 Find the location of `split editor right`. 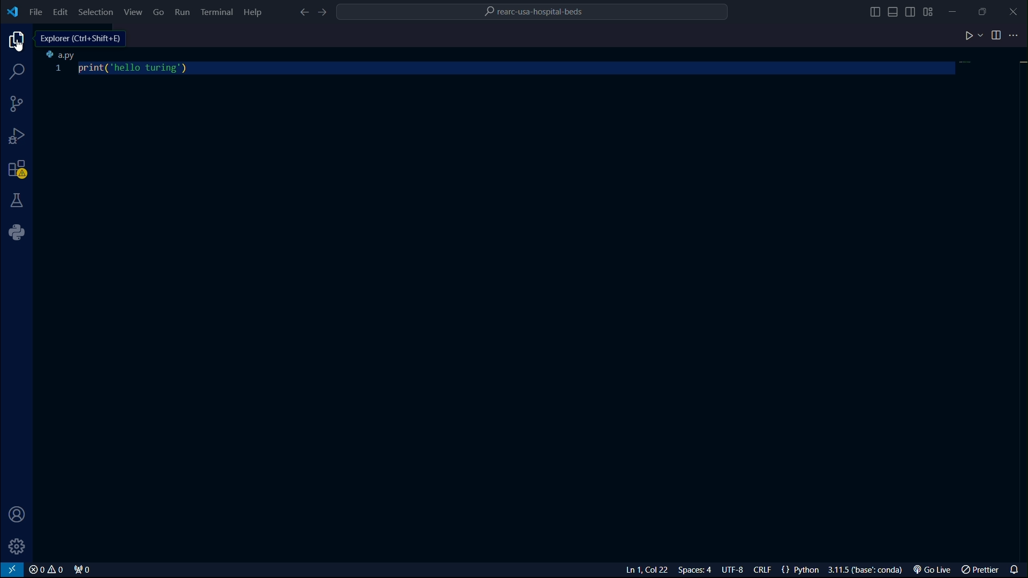

split editor right is located at coordinates (992, 35).